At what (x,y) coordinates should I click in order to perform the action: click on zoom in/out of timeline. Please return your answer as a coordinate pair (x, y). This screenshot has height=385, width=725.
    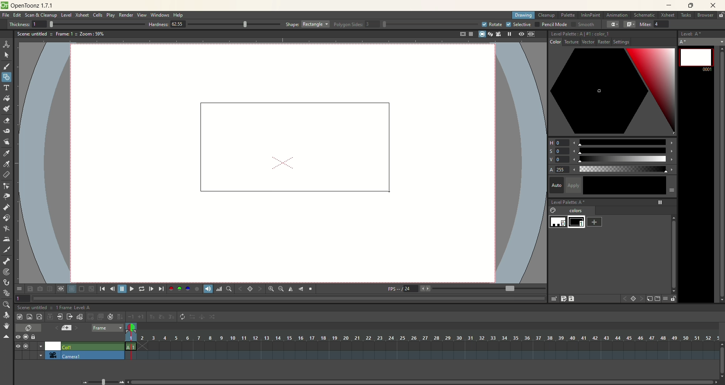
    Looking at the image, I should click on (103, 381).